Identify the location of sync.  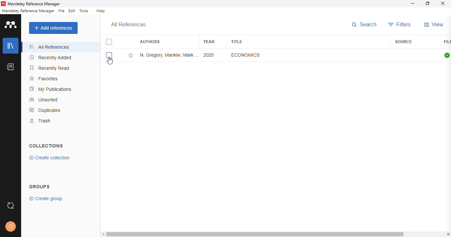
(11, 206).